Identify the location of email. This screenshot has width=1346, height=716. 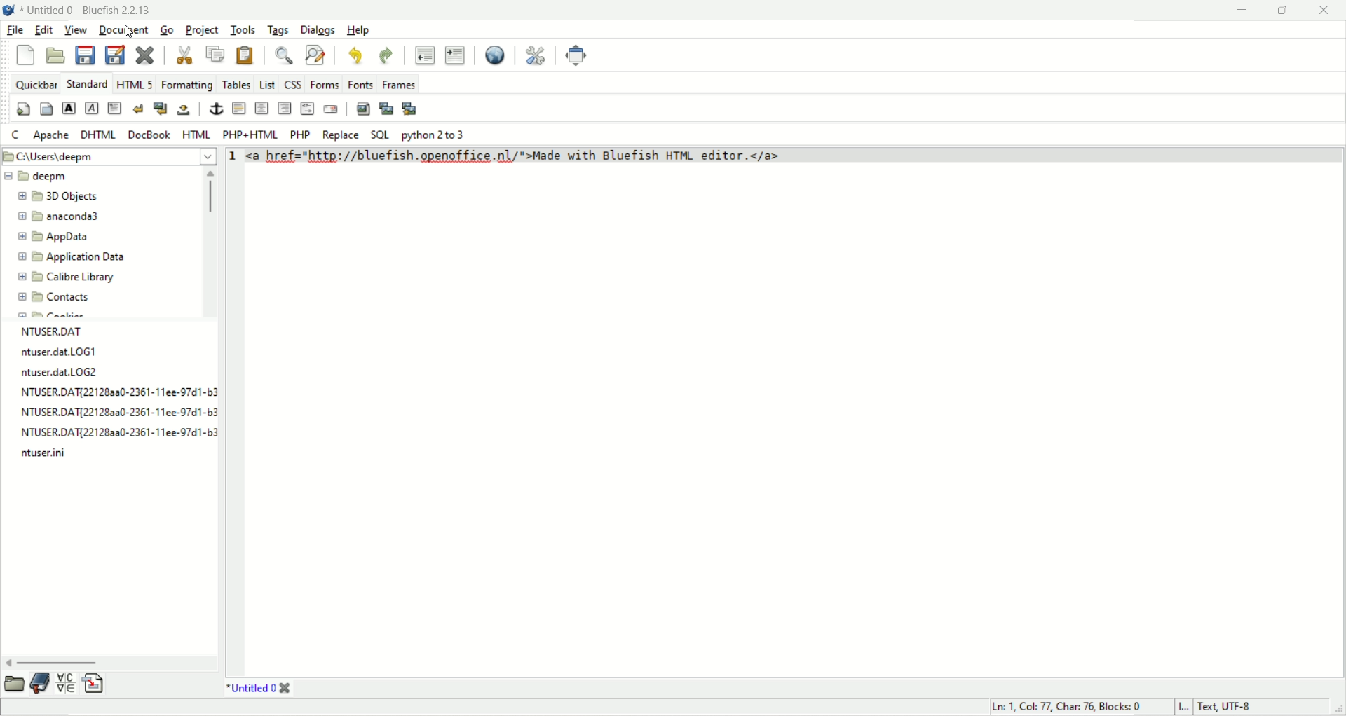
(336, 111).